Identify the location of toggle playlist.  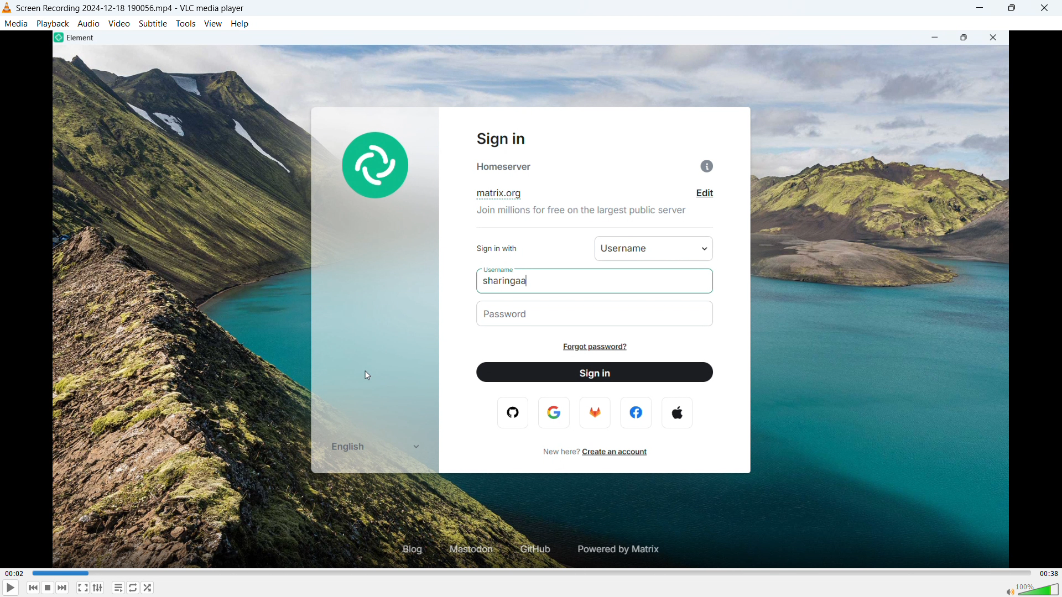
(118, 587).